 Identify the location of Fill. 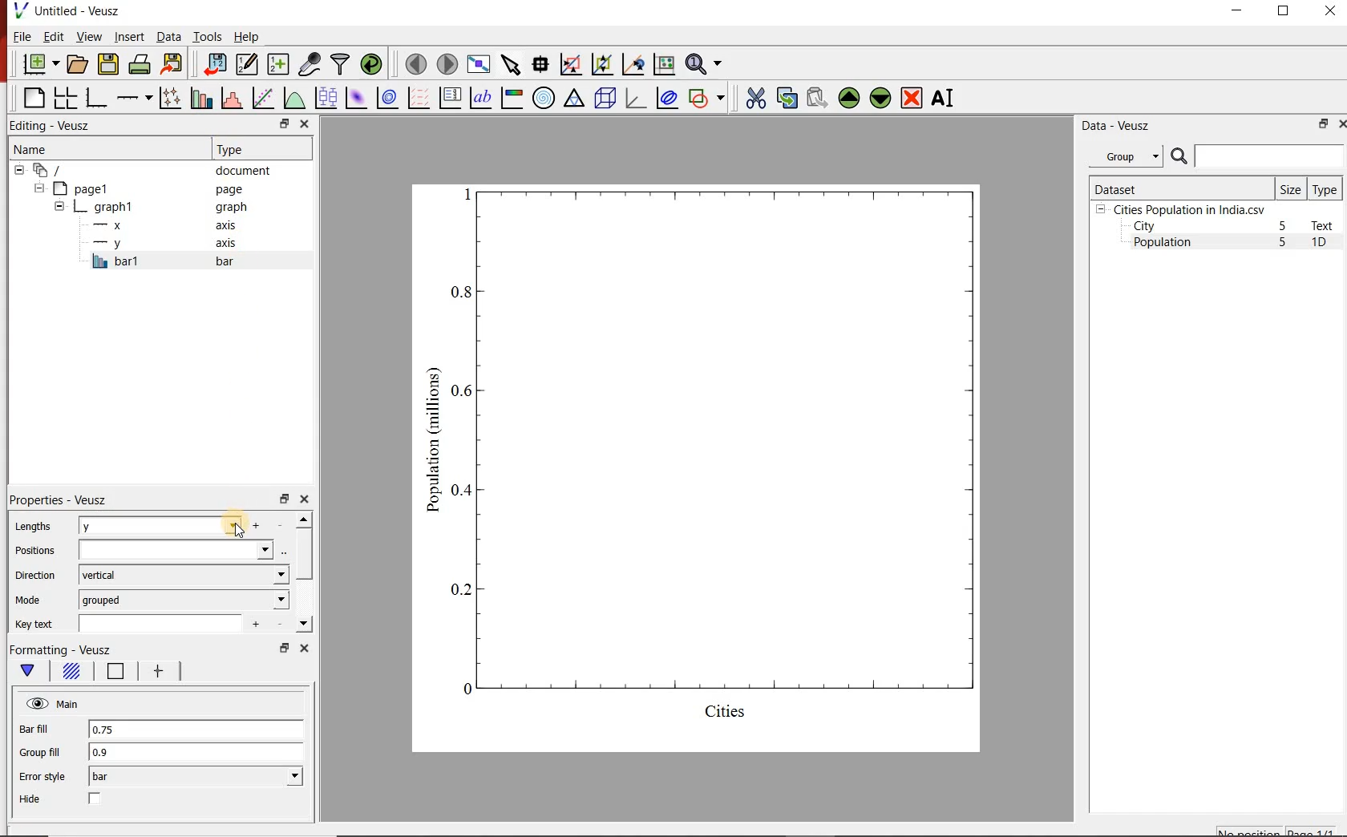
(71, 673).